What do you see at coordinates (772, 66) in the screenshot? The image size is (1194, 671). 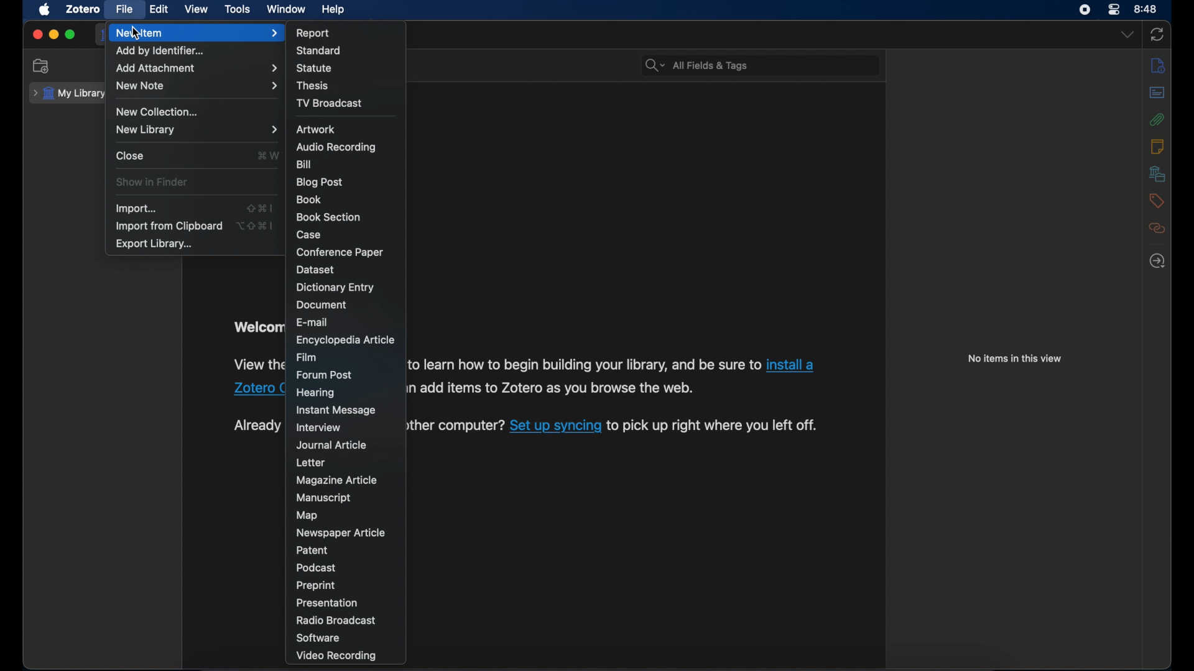 I see `search bar input` at bounding box center [772, 66].